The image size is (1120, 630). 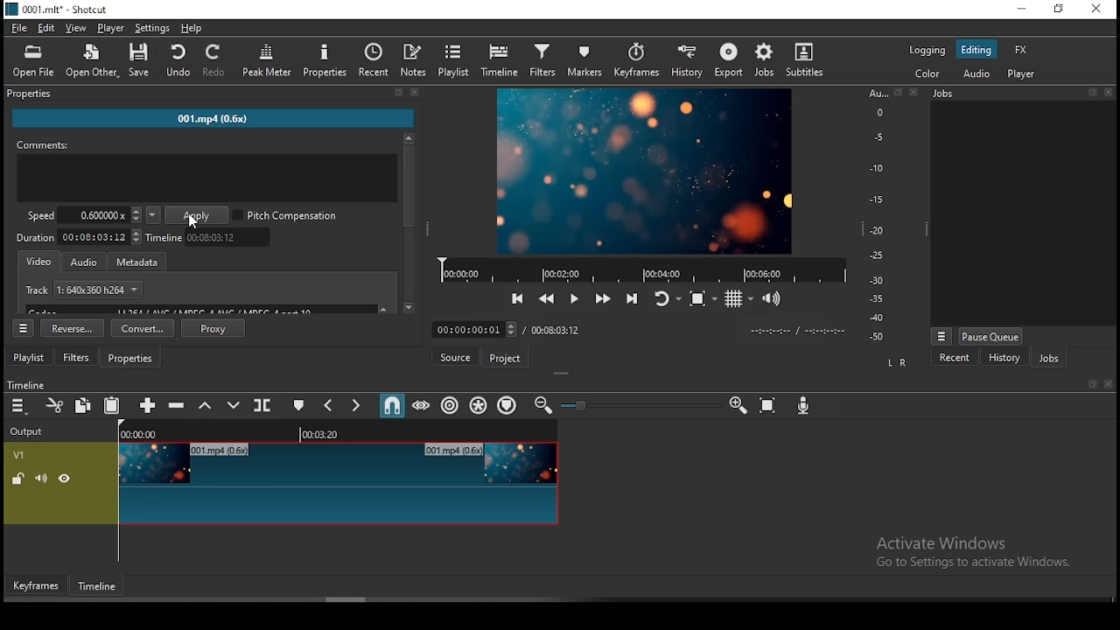 I want to click on jobs, so click(x=762, y=62).